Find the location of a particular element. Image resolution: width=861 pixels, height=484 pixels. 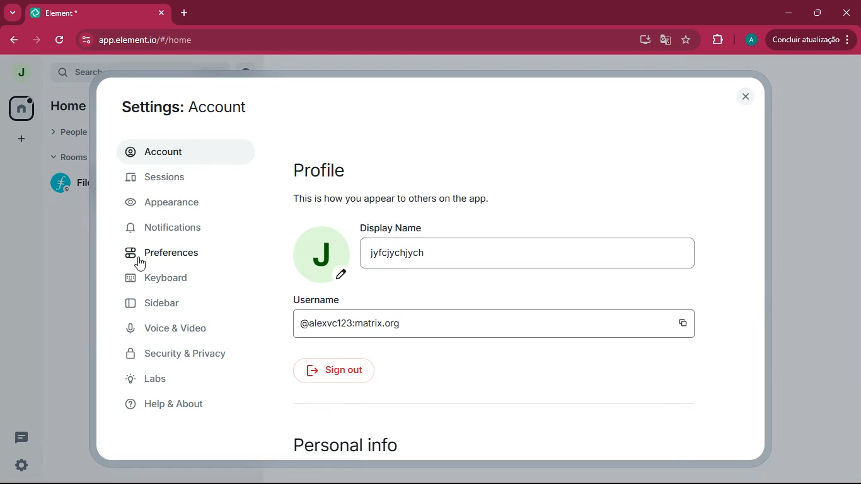

account is located at coordinates (182, 154).